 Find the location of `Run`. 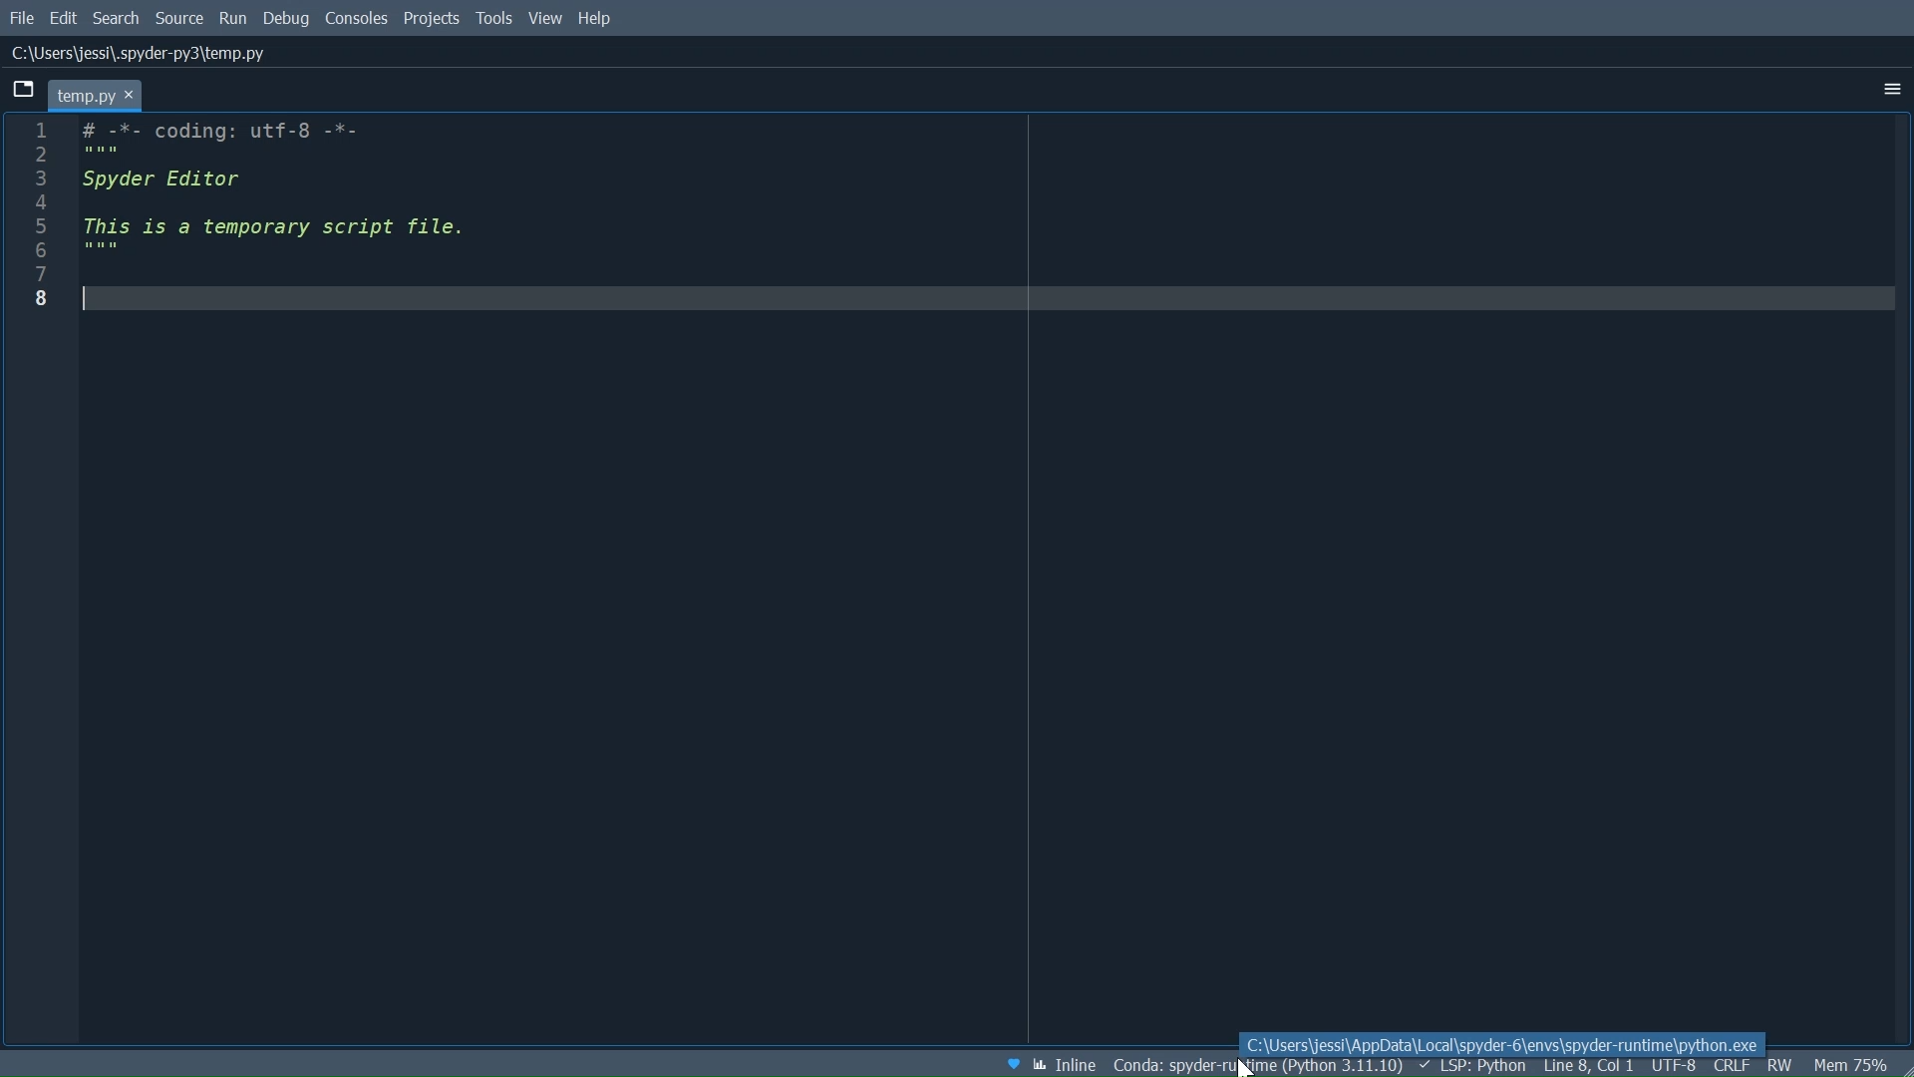

Run is located at coordinates (234, 18).